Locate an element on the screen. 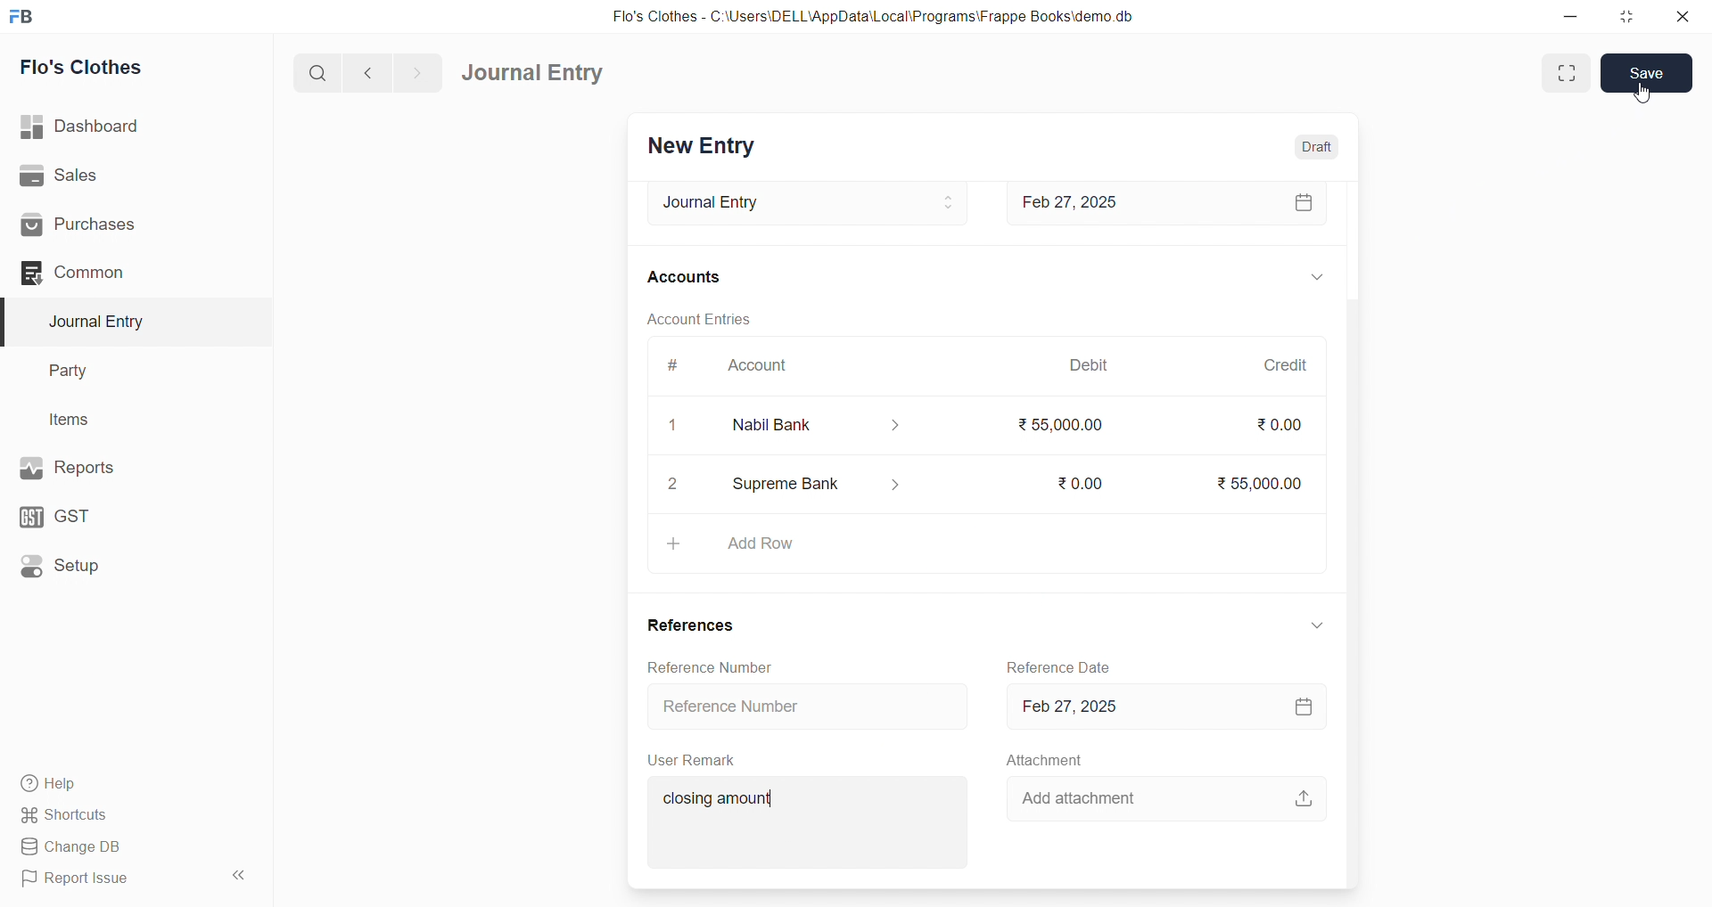 This screenshot has width=1712, height=907. References is located at coordinates (692, 627).